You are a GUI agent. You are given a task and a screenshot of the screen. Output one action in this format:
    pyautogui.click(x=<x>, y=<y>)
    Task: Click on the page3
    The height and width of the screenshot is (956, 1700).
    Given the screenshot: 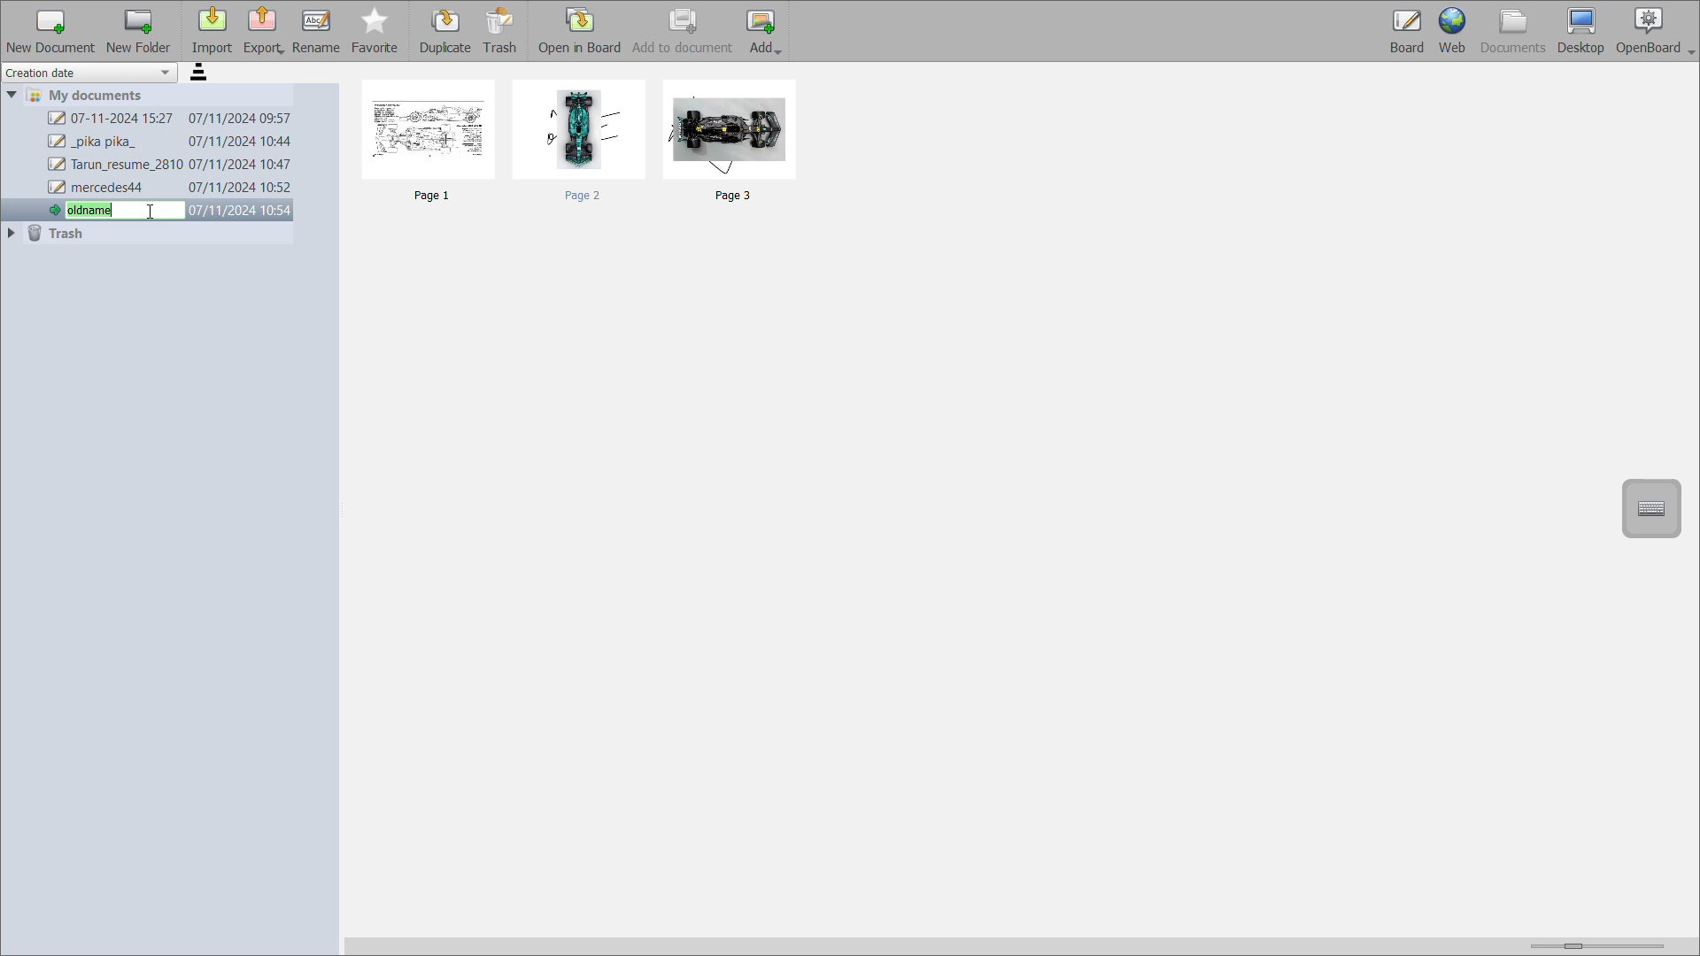 What is the action you would take?
    pyautogui.click(x=733, y=143)
    